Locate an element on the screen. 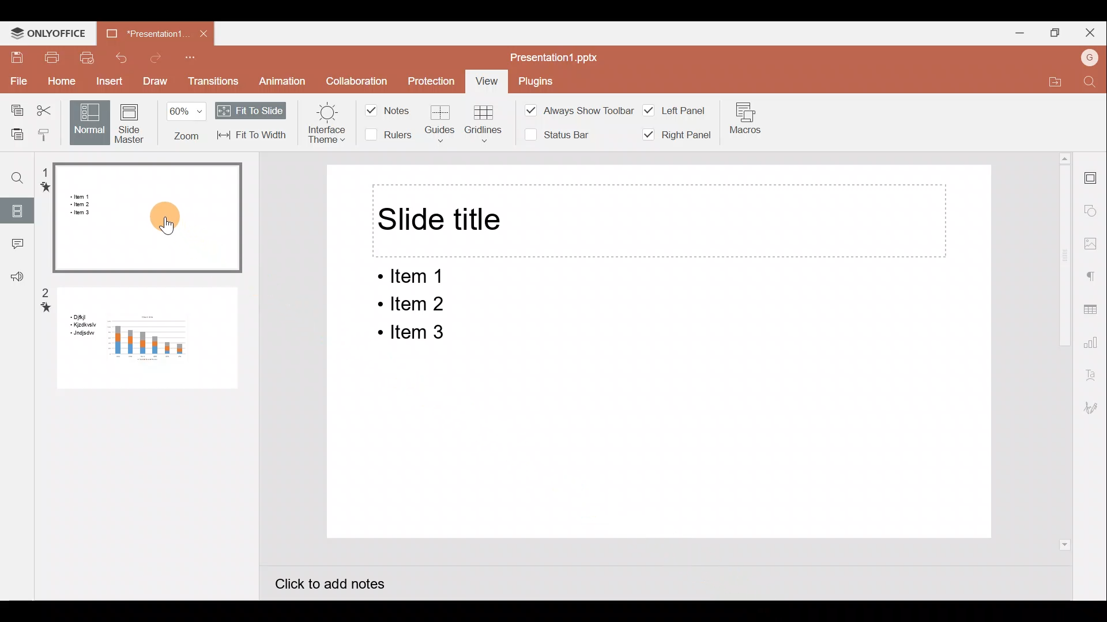  Shapes settings is located at coordinates (1093, 209).